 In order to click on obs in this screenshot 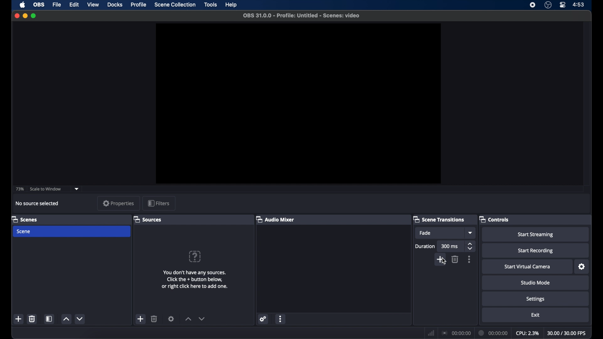, I will do `click(39, 4)`.